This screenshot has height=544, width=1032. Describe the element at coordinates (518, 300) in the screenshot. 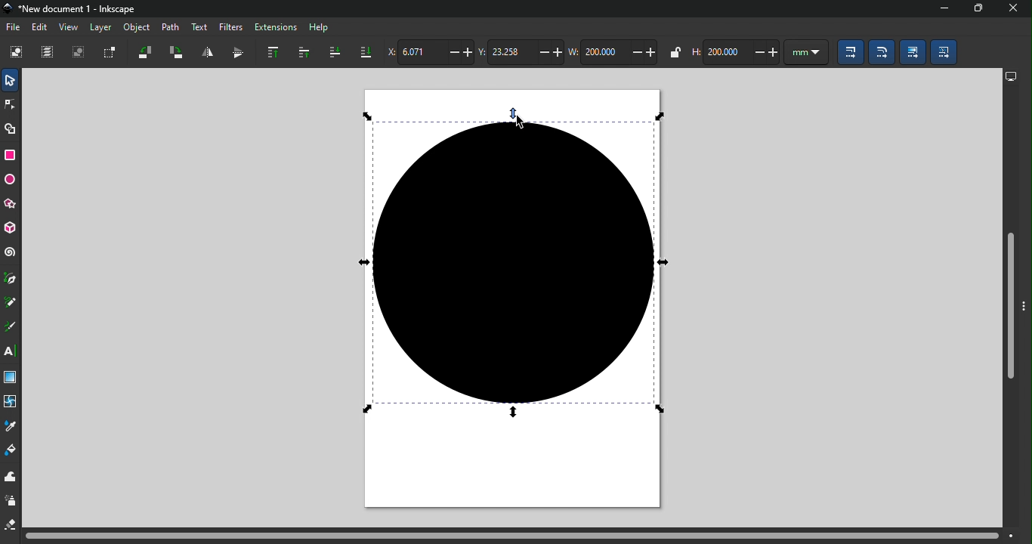

I see `Canva` at that location.